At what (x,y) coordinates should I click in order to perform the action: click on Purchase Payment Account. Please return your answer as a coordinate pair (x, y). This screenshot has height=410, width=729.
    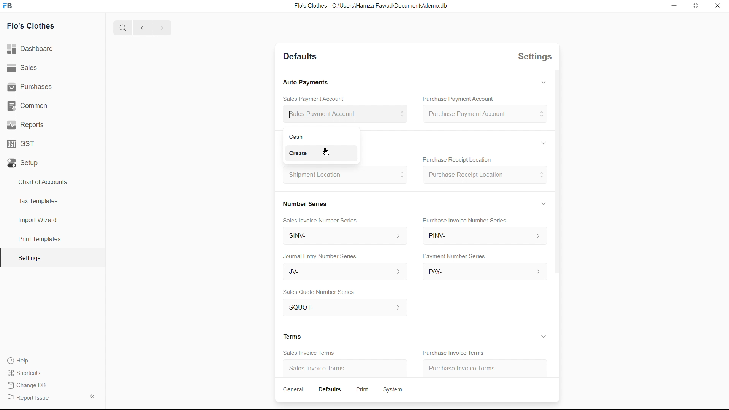
    Looking at the image, I should click on (457, 98).